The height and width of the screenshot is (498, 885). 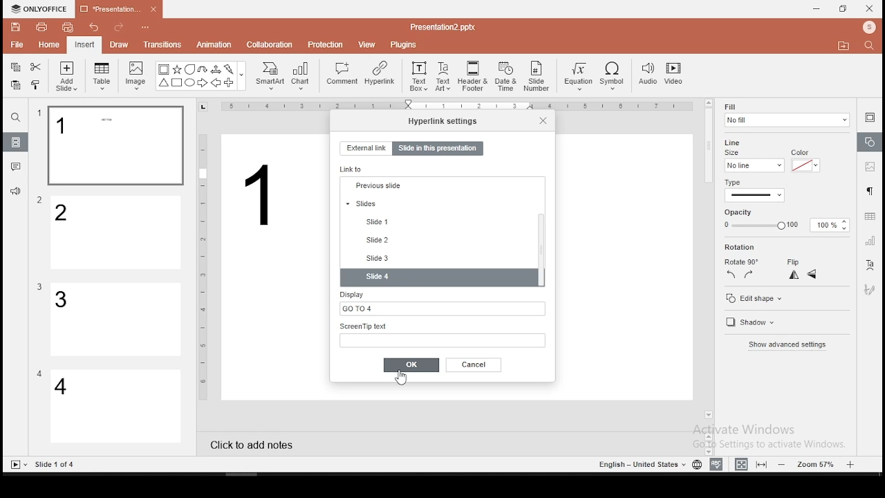 I want to click on equation, so click(x=577, y=77).